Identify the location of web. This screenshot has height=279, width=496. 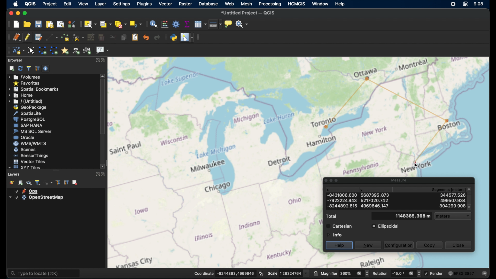
(229, 4).